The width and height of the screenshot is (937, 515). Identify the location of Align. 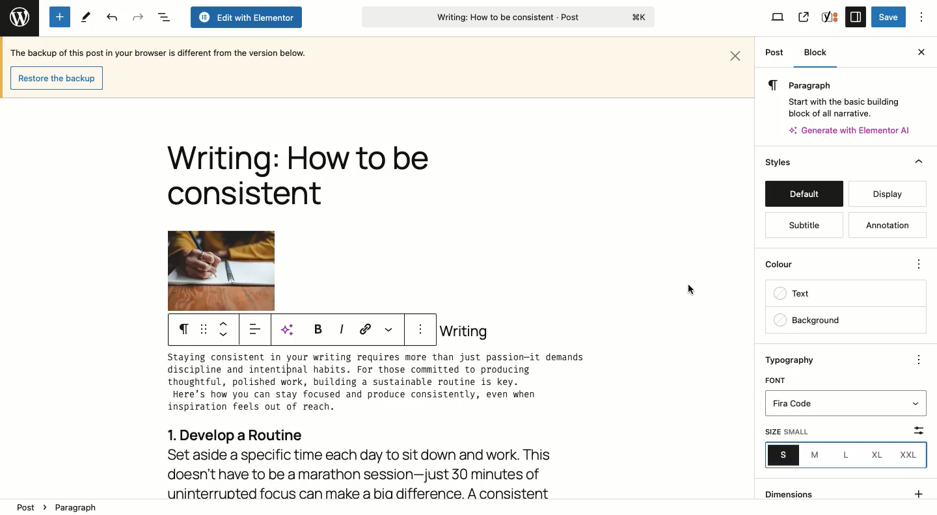
(257, 332).